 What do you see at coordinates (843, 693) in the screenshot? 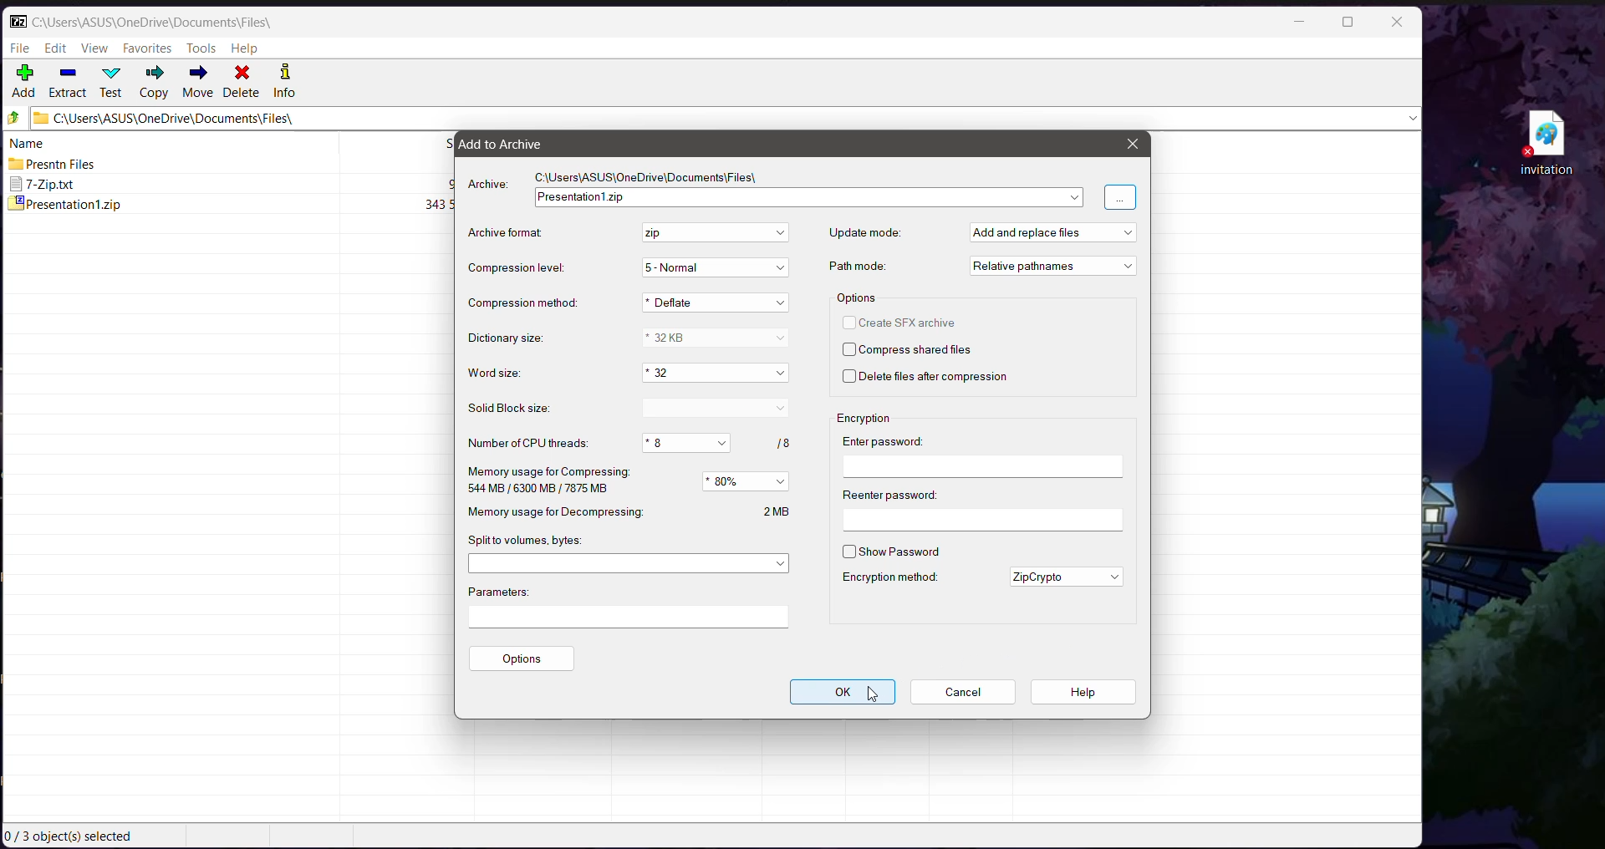
I see `OK` at bounding box center [843, 693].